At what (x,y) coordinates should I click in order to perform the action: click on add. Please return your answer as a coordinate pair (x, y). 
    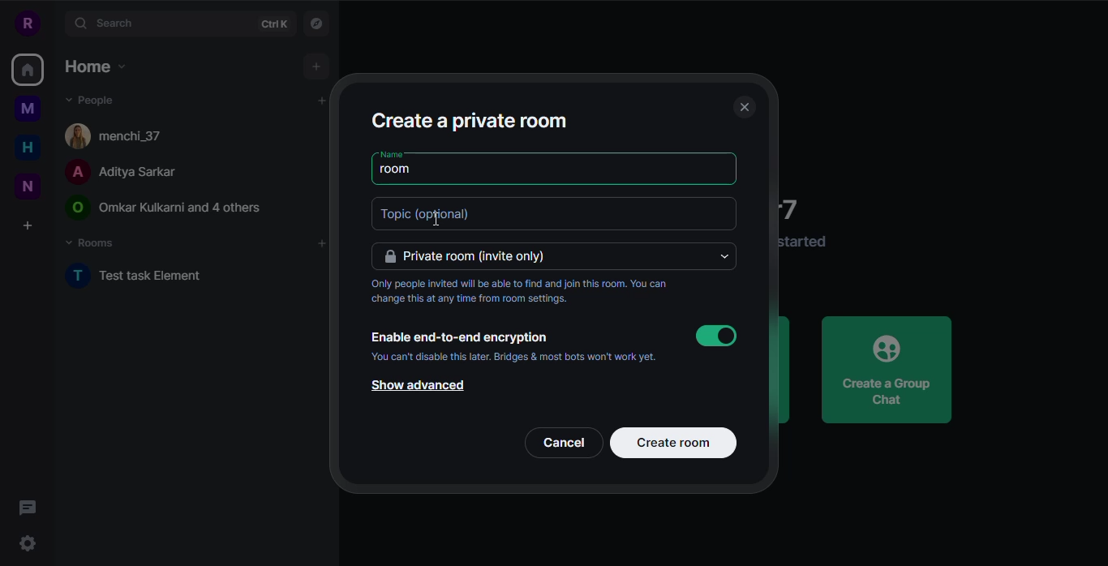
    Looking at the image, I should click on (311, 103).